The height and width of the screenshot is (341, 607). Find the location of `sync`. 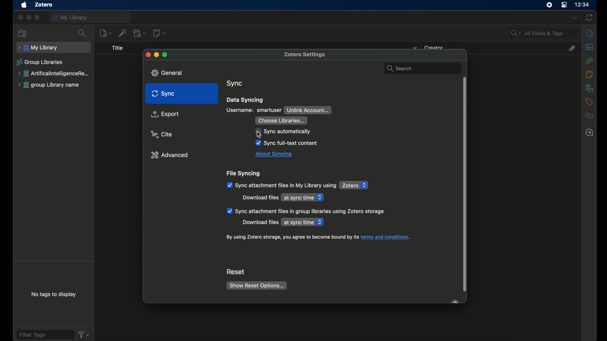

sync is located at coordinates (235, 84).